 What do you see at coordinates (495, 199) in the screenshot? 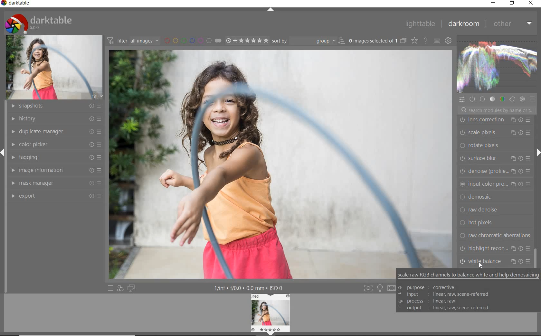
I see `split toning` at bounding box center [495, 199].